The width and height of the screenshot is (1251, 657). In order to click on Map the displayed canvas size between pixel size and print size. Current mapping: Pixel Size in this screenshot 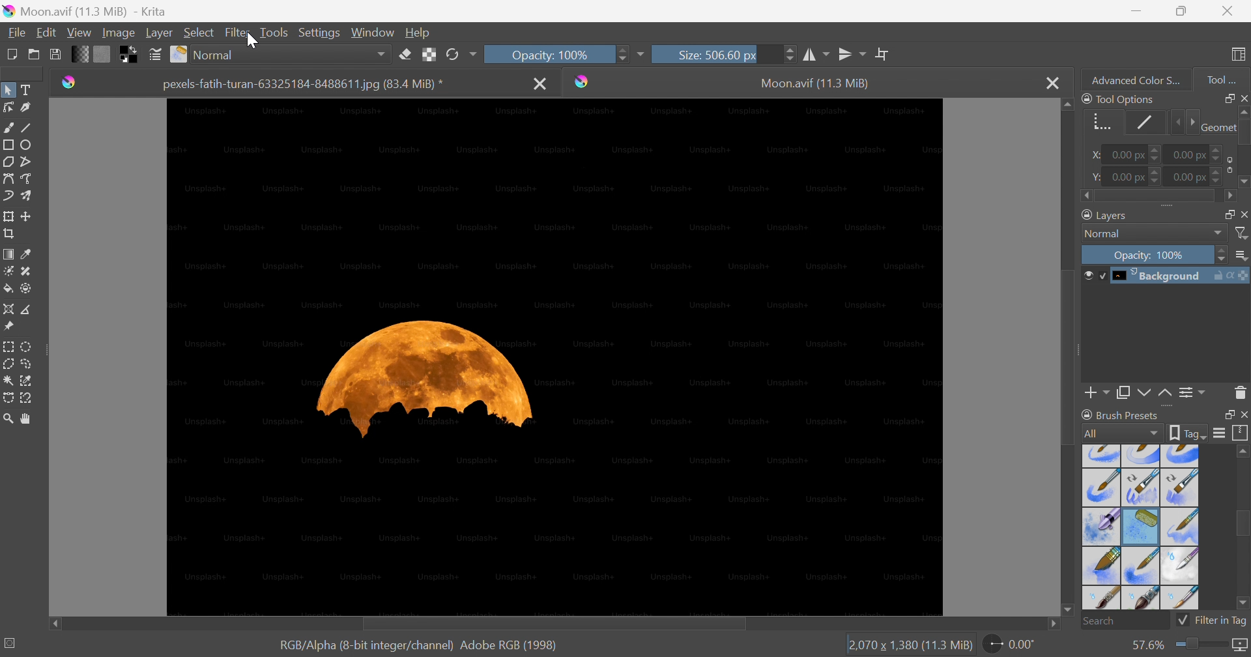, I will do `click(1243, 646)`.